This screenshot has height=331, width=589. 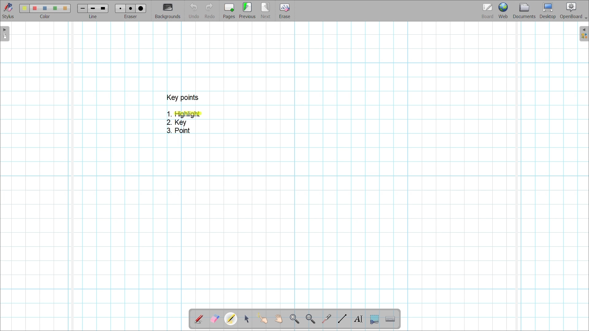 I want to click on eraser, so click(x=132, y=17).